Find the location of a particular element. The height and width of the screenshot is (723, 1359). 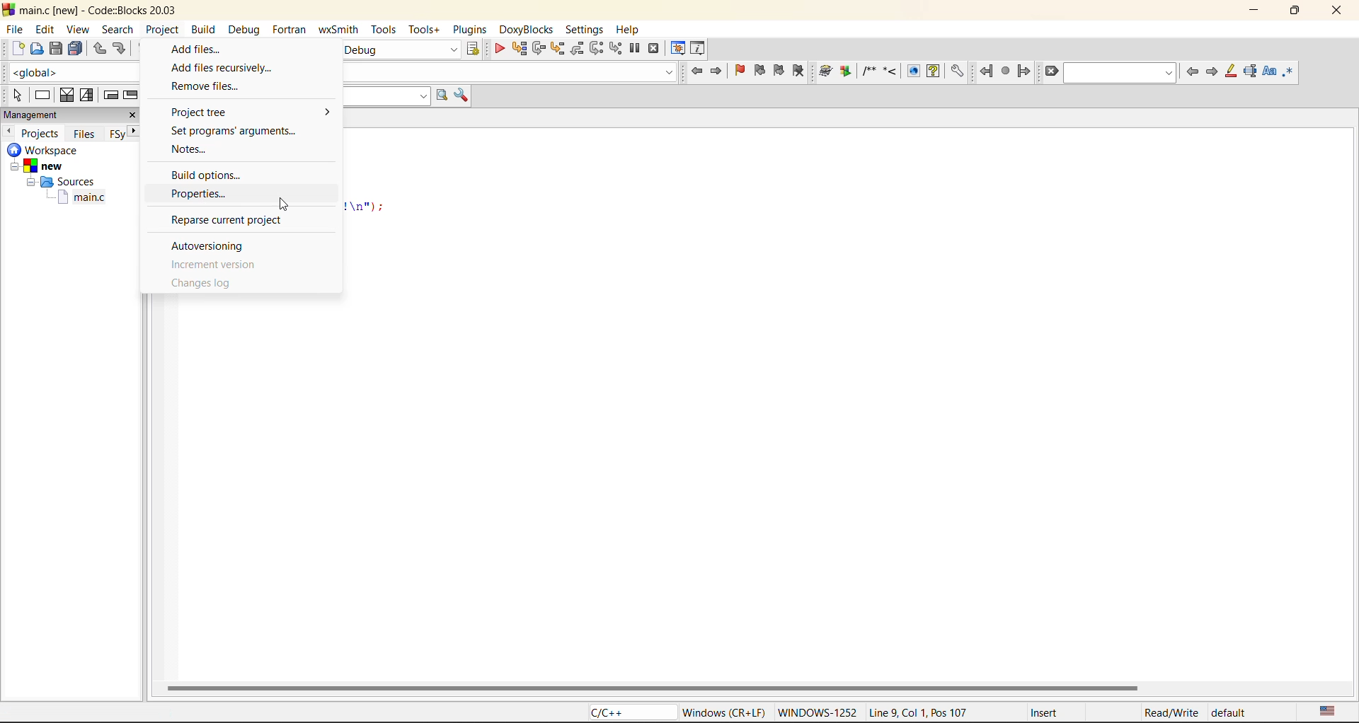

cursor is located at coordinates (282, 202).